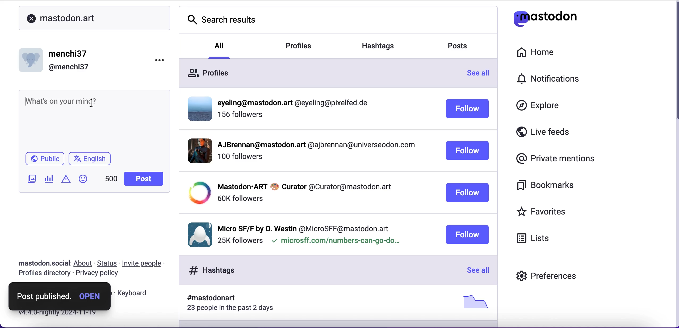  What do you see at coordinates (225, 18) in the screenshot?
I see `search results` at bounding box center [225, 18].